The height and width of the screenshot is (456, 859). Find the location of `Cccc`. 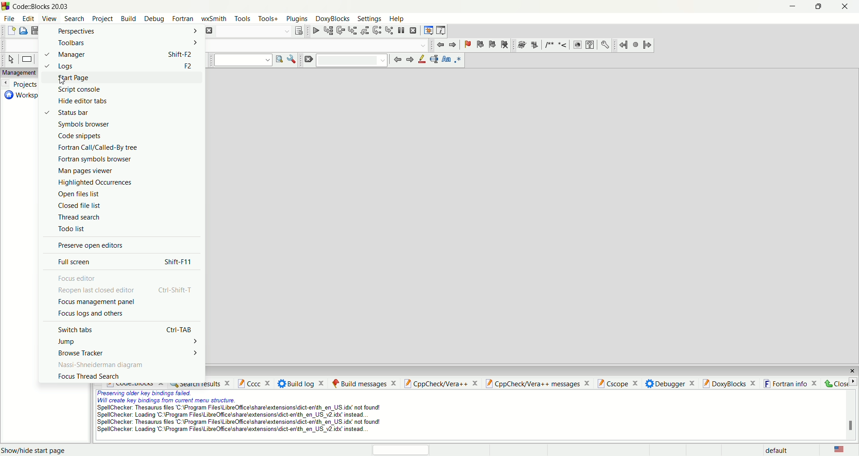

Cccc is located at coordinates (255, 383).